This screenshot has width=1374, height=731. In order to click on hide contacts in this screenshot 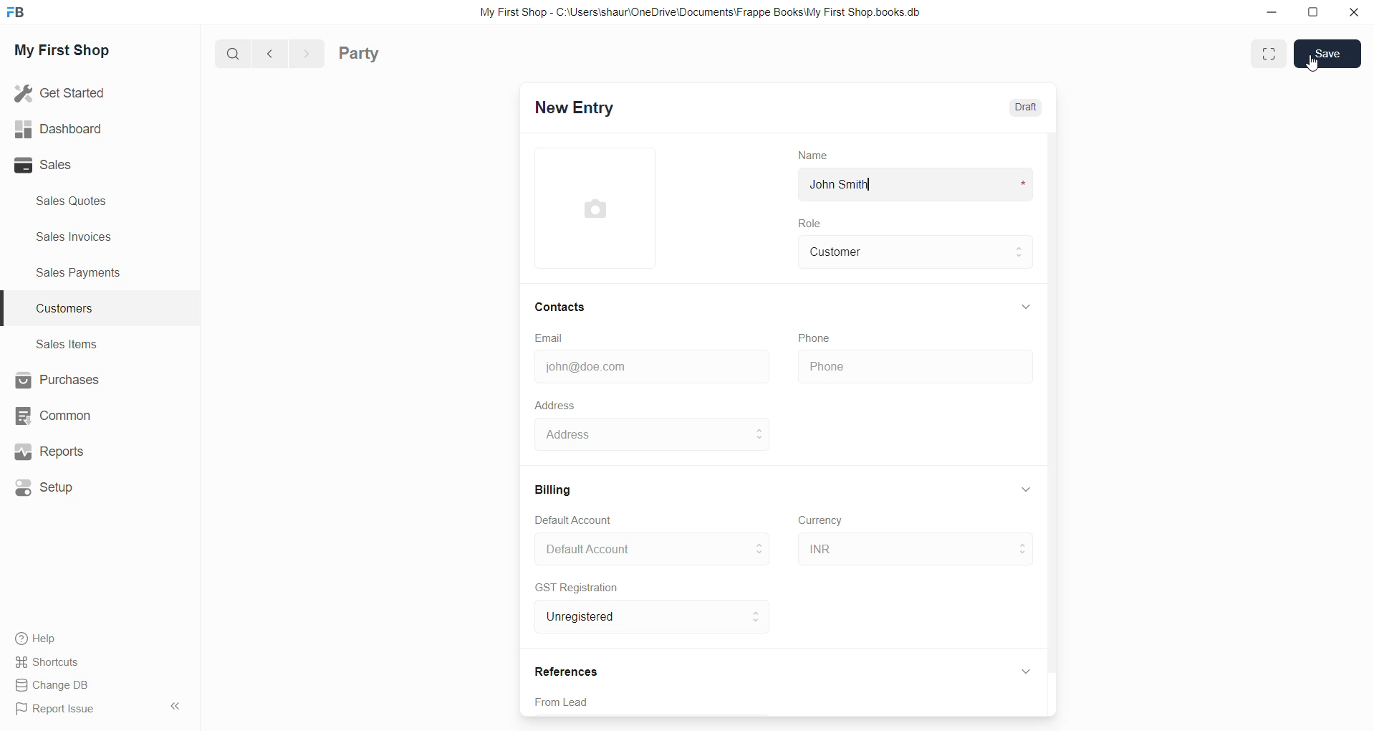, I will do `click(1028, 307)`.